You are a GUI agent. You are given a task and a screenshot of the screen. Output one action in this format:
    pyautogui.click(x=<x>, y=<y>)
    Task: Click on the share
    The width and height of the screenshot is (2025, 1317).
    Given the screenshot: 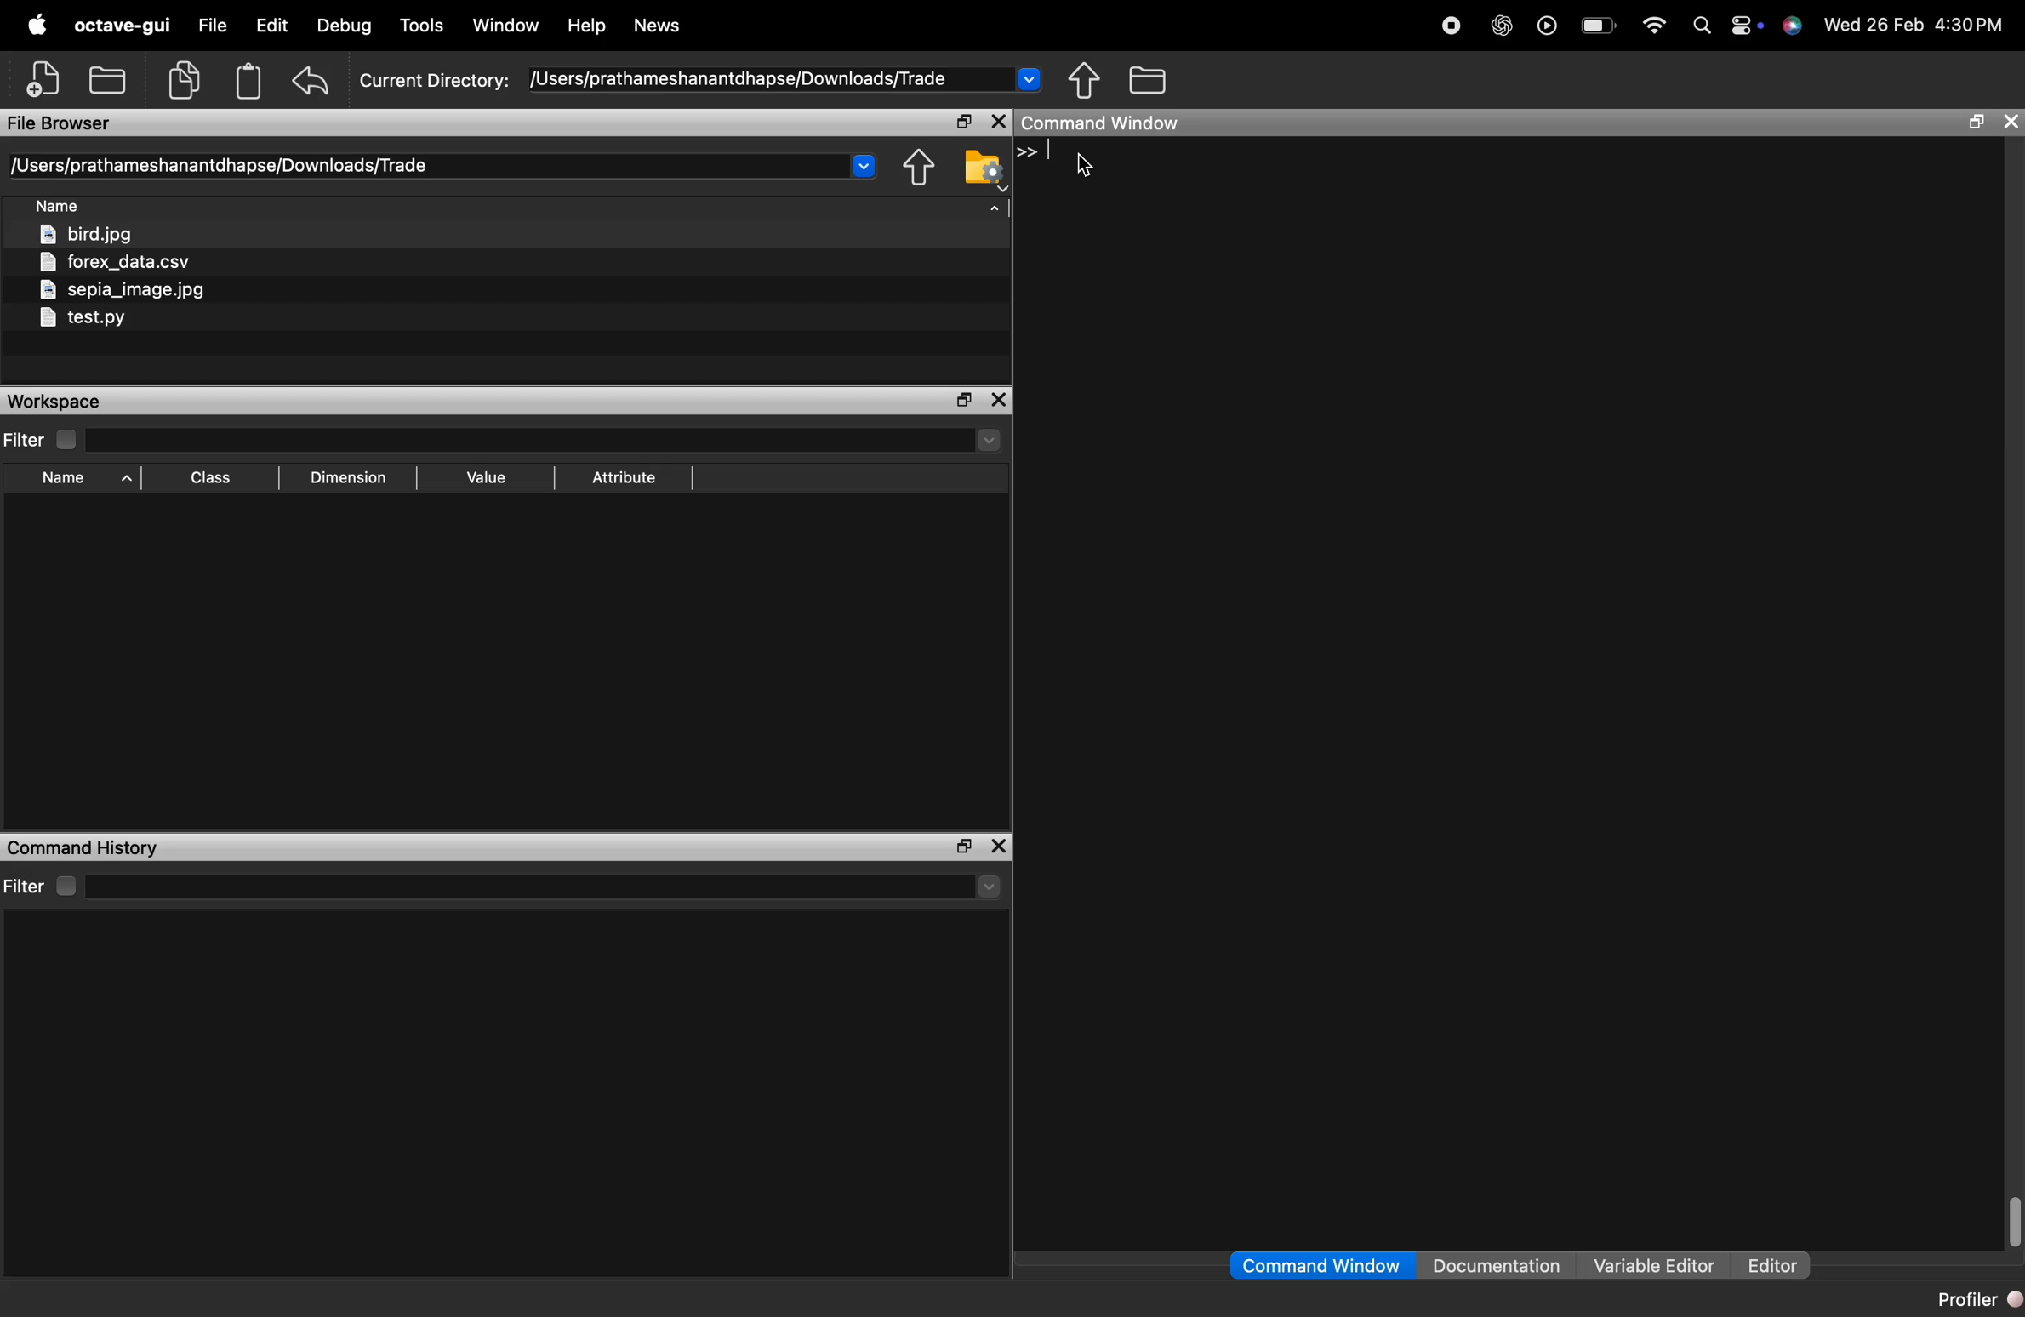 What is the action you would take?
    pyautogui.click(x=1085, y=78)
    